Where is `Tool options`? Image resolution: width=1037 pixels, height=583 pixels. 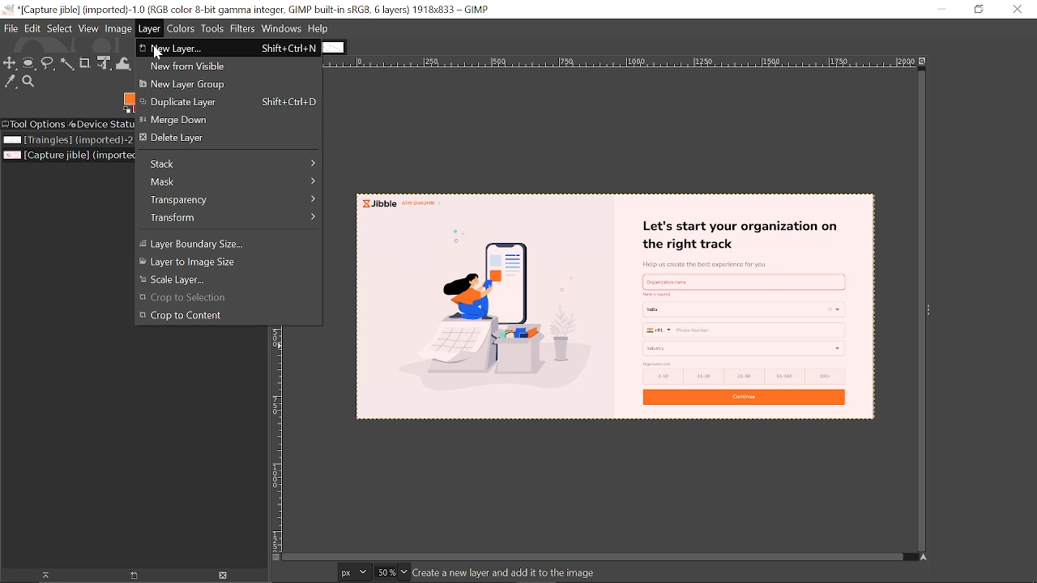
Tool options is located at coordinates (33, 125).